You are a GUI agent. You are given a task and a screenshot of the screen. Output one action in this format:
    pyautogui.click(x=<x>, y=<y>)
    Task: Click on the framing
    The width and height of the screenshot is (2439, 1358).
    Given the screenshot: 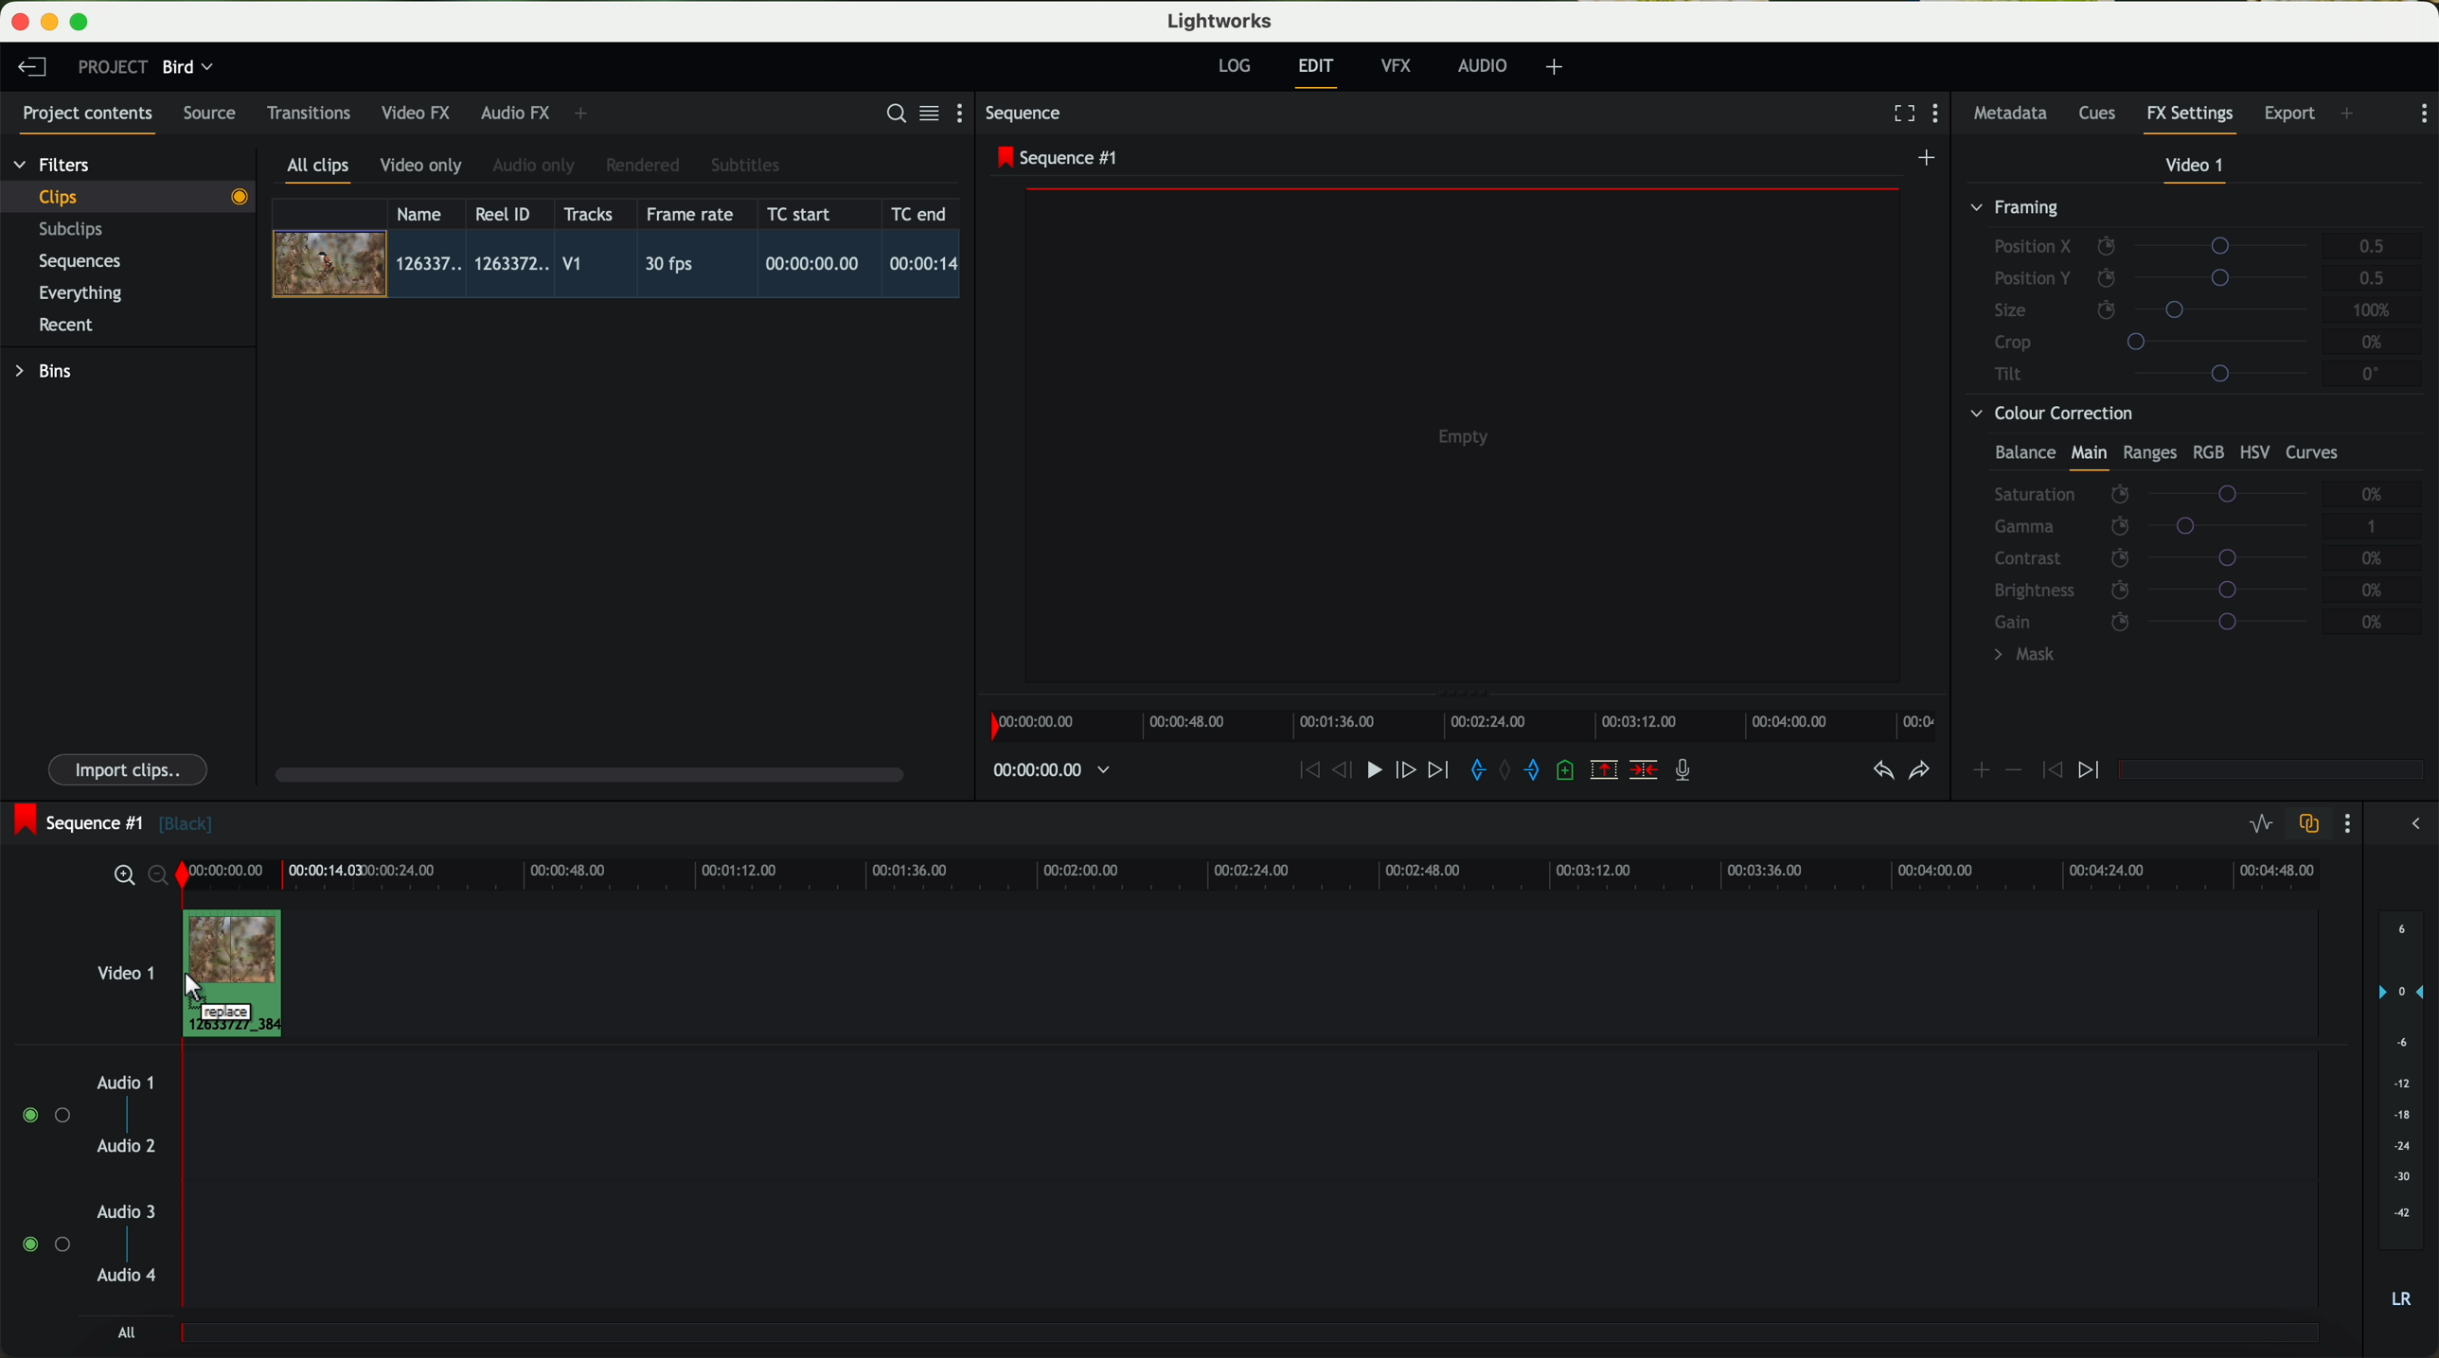 What is the action you would take?
    pyautogui.click(x=2016, y=210)
    